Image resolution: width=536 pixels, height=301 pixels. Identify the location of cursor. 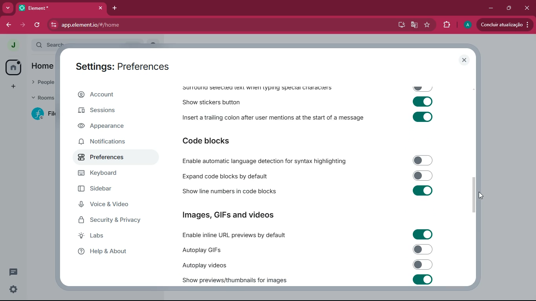
(476, 195).